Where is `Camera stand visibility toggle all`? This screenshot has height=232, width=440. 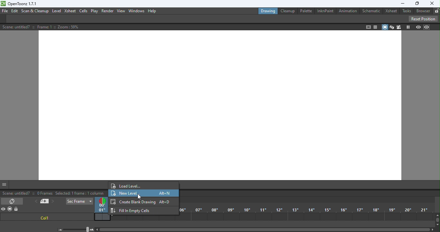
Camera stand visibility toggle all is located at coordinates (10, 209).